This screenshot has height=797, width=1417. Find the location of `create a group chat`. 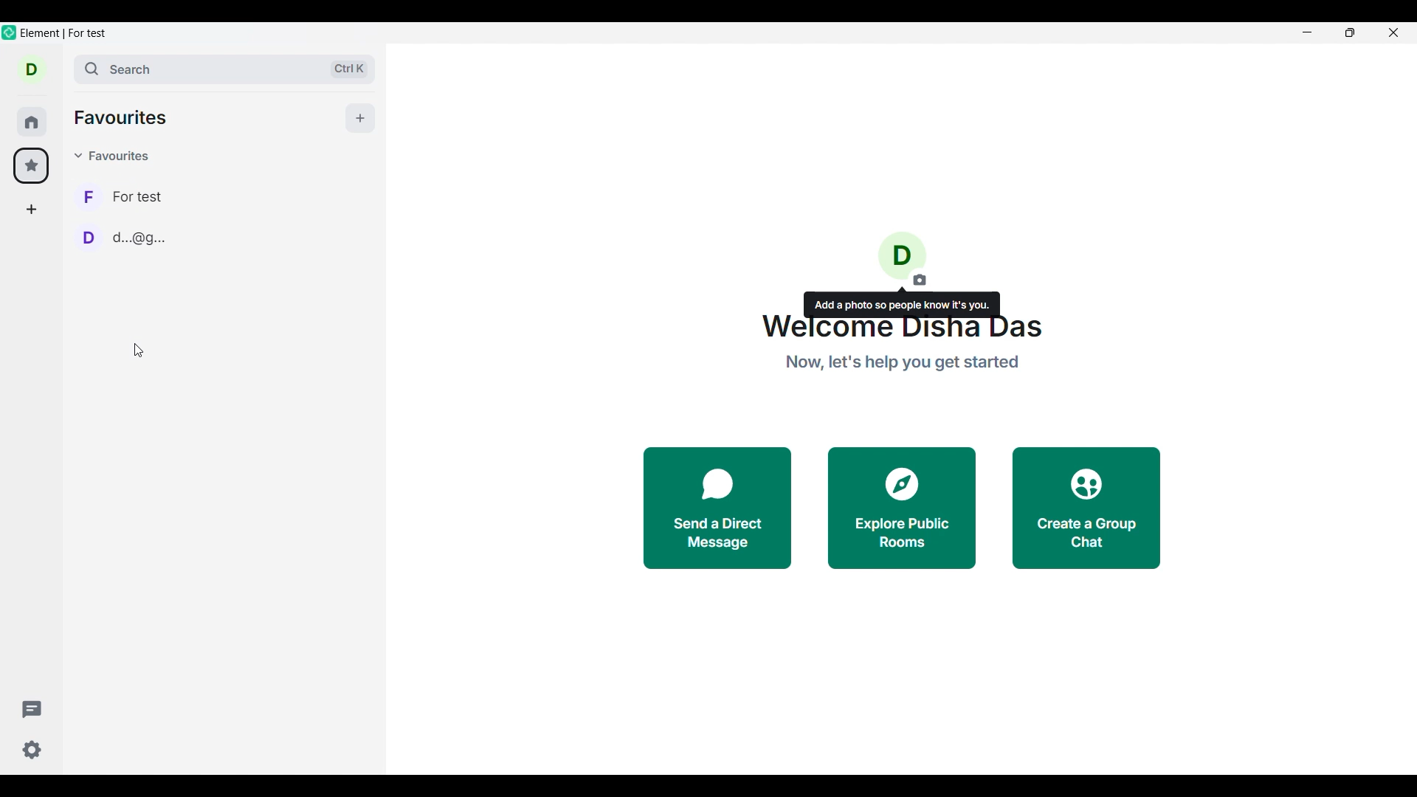

create a group chat is located at coordinates (1086, 506).